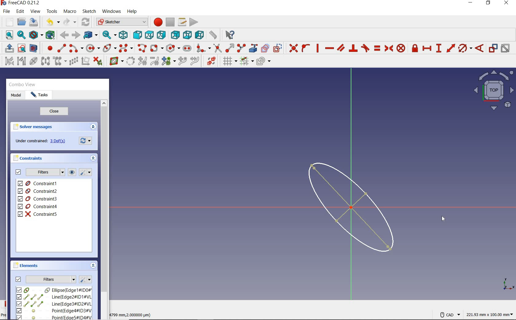 The height and width of the screenshot is (320, 516). I want to click on system name, so click(21, 3).